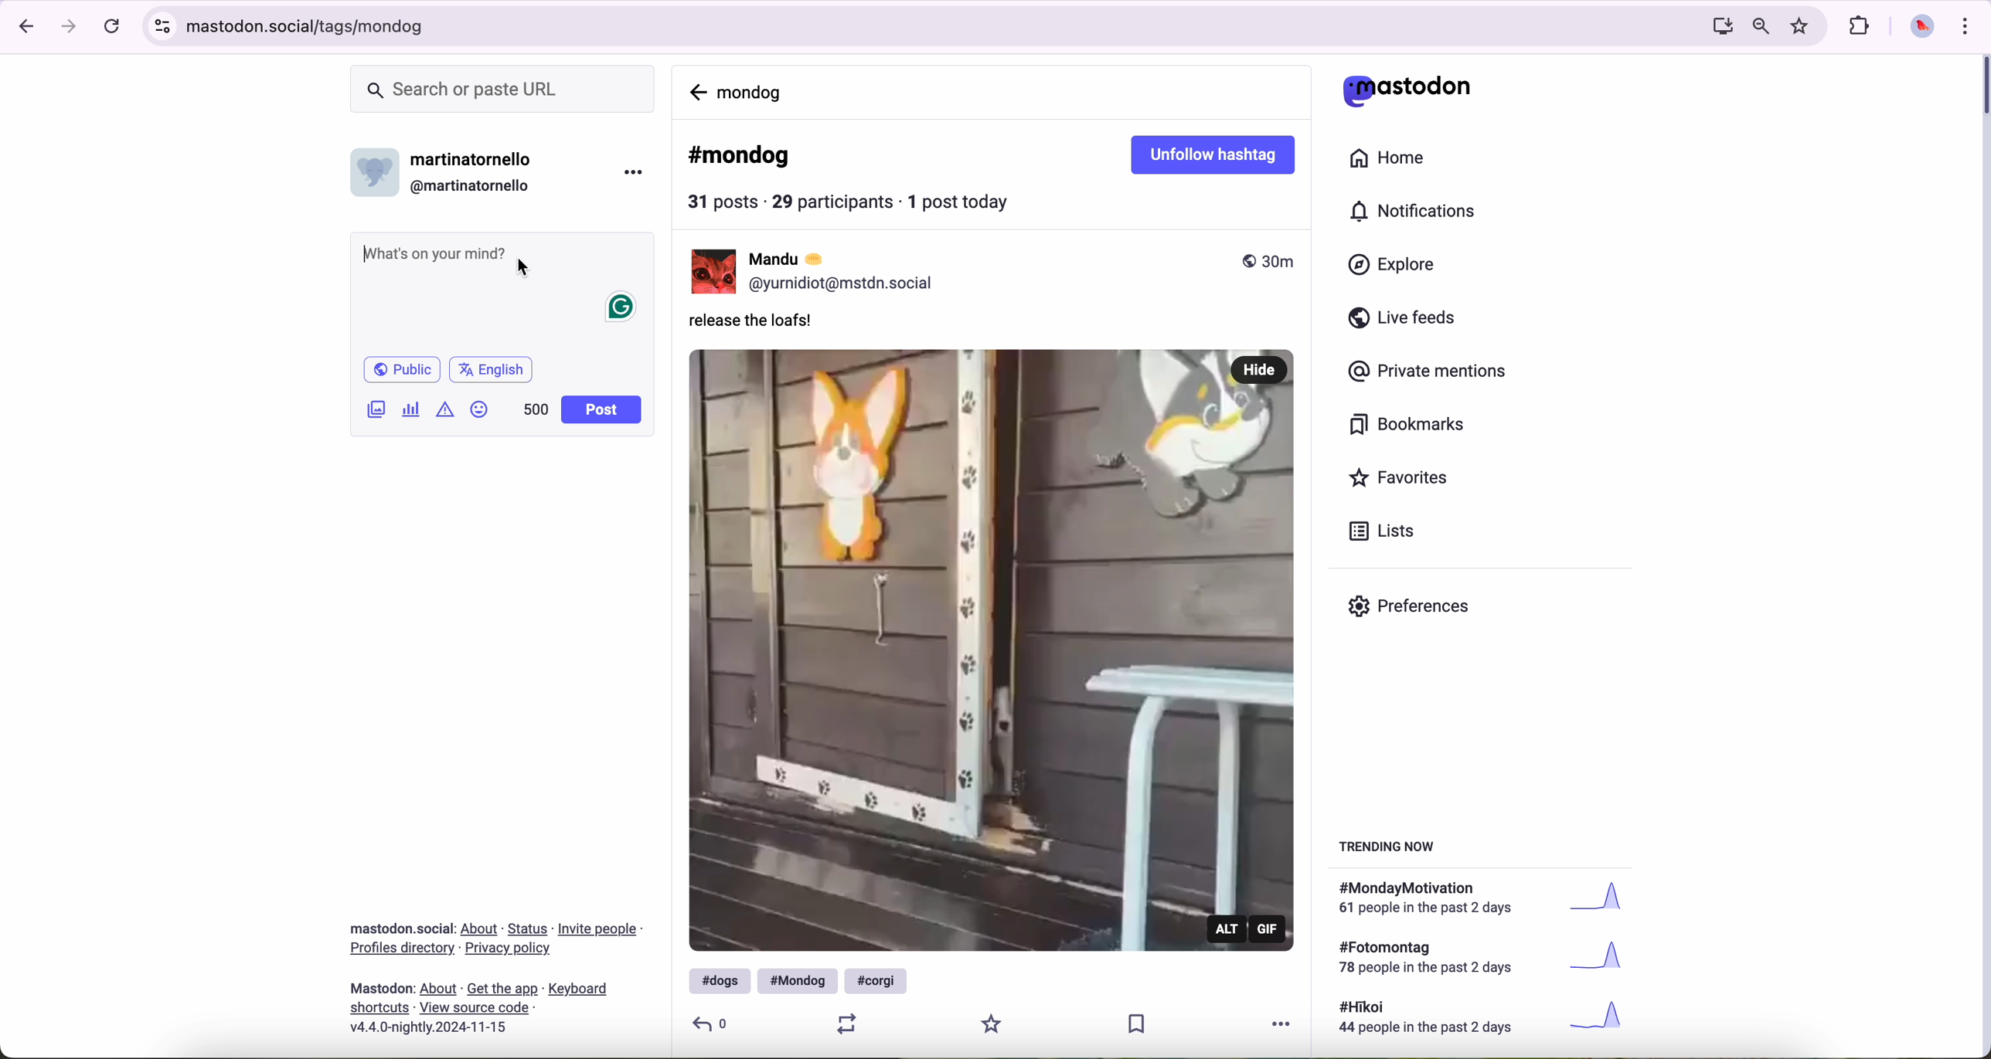 Image resolution: width=1991 pixels, height=1059 pixels. What do you see at coordinates (1431, 959) in the screenshot?
I see `text` at bounding box center [1431, 959].